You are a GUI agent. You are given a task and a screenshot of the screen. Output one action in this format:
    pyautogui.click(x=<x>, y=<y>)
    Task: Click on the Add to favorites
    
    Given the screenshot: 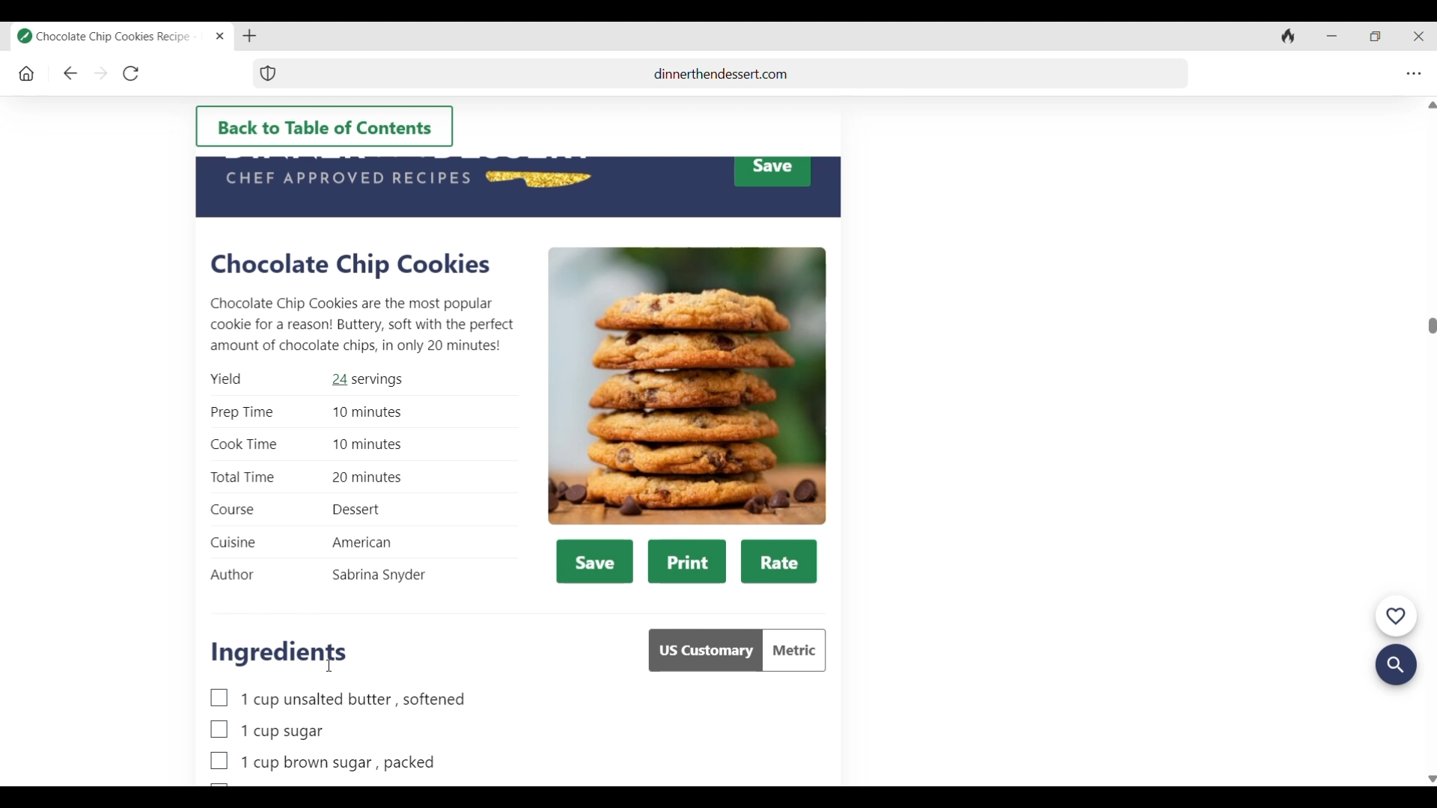 What is the action you would take?
    pyautogui.click(x=1396, y=617)
    